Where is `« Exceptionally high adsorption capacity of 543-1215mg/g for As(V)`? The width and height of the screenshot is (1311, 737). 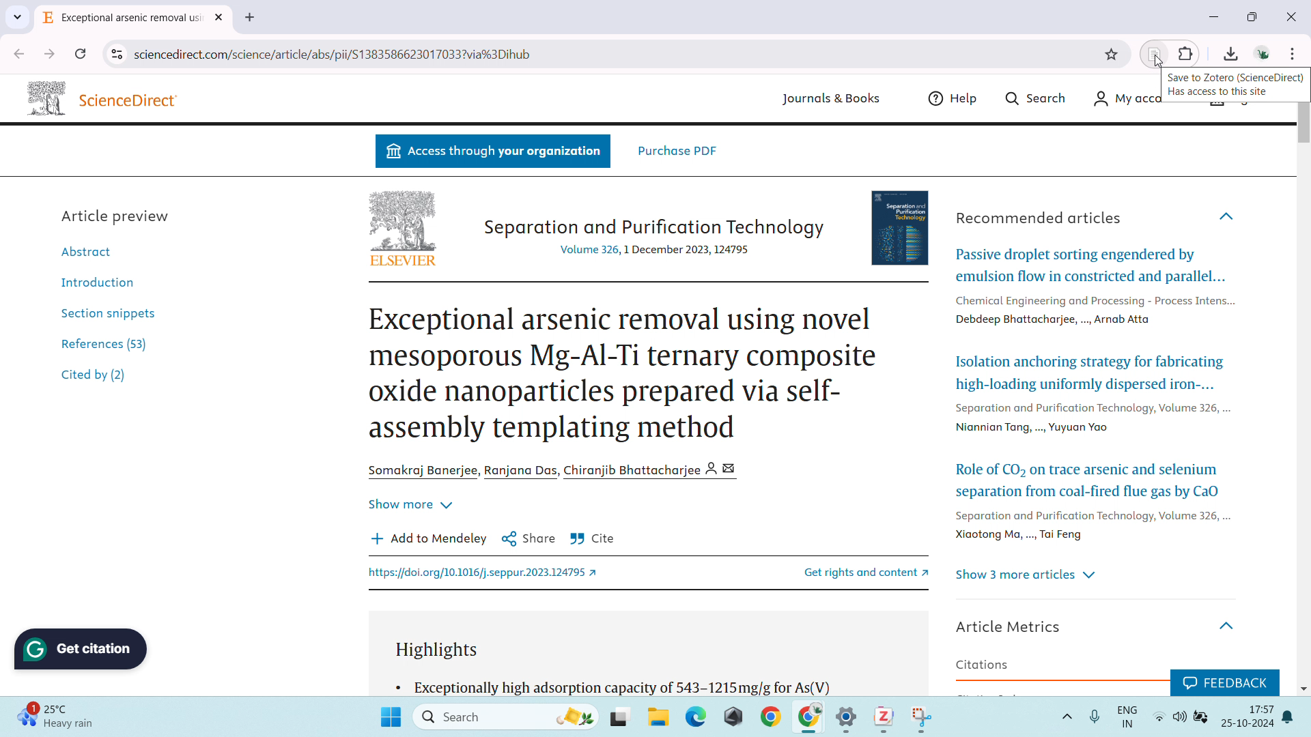
« Exceptionally high adsorption capacity of 543-1215mg/g for As(V) is located at coordinates (615, 686).